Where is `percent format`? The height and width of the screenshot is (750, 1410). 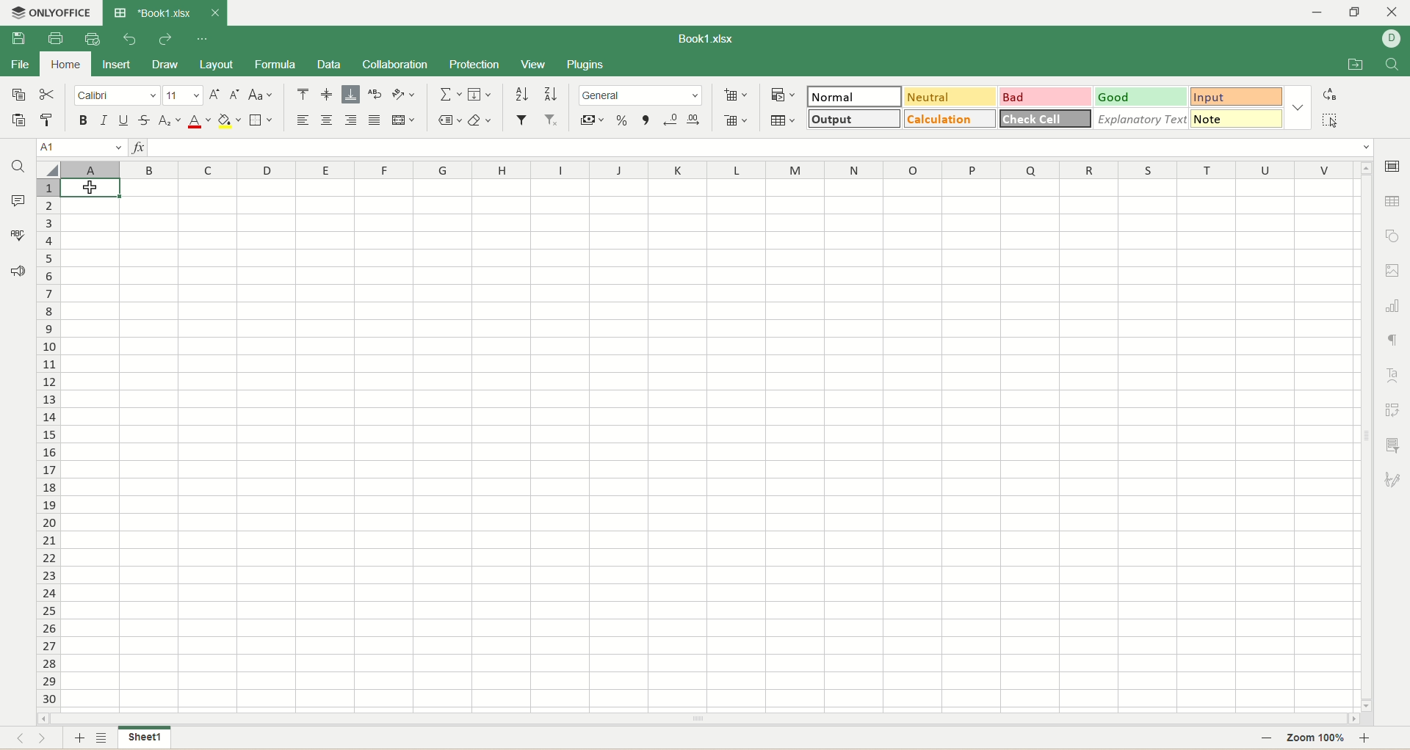 percent format is located at coordinates (622, 118).